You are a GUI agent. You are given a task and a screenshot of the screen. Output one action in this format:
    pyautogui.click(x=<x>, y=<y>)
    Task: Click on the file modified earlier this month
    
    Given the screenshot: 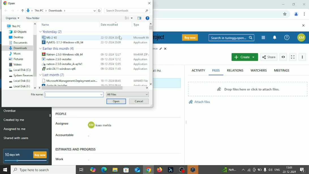 What is the action you would take?
    pyautogui.click(x=59, y=49)
    